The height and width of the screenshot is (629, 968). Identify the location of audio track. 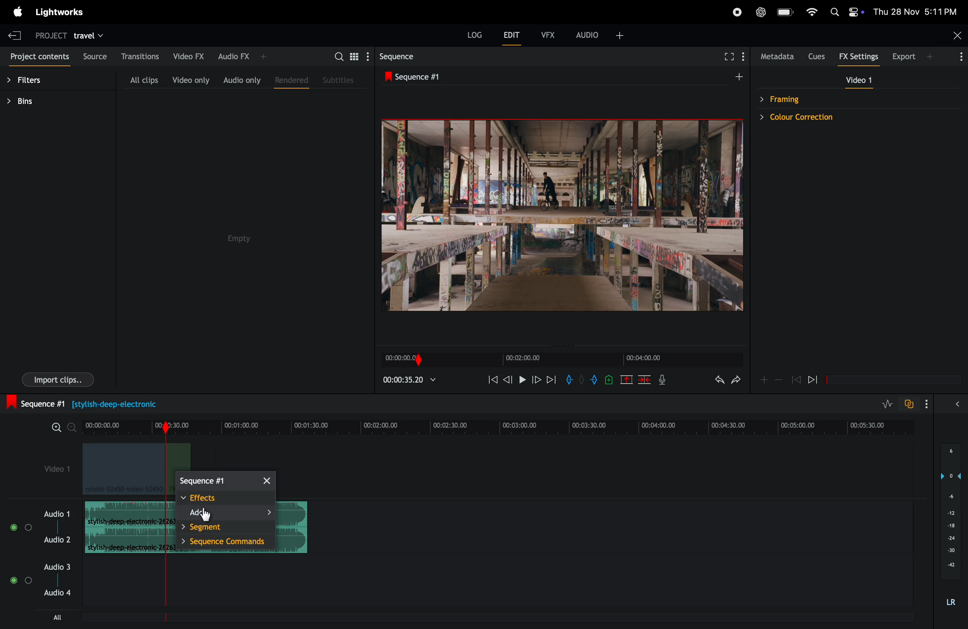
(124, 513).